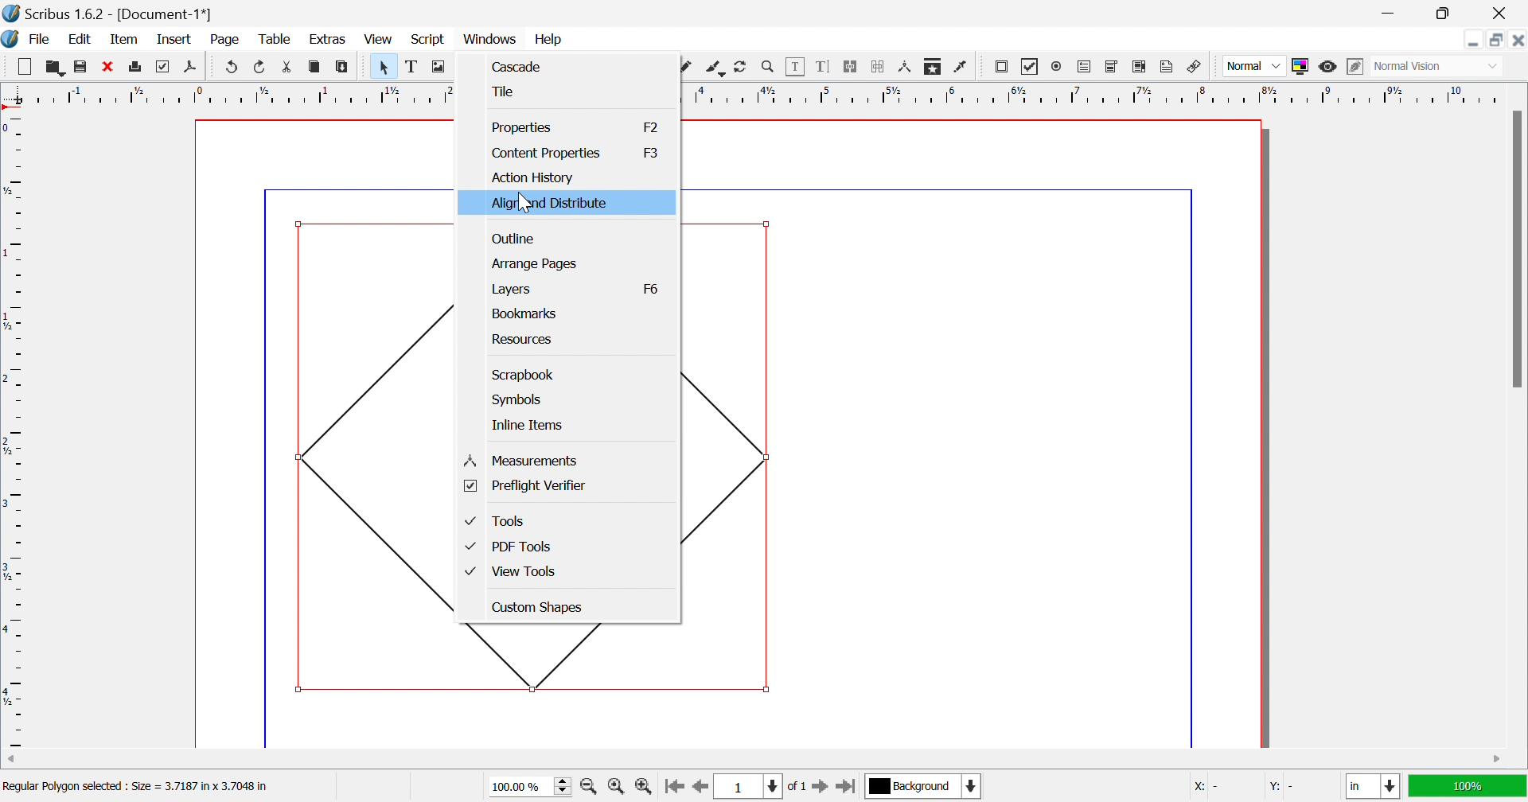 The height and width of the screenshot is (802, 1528). Describe the element at coordinates (1086, 68) in the screenshot. I see `PDF text field` at that location.